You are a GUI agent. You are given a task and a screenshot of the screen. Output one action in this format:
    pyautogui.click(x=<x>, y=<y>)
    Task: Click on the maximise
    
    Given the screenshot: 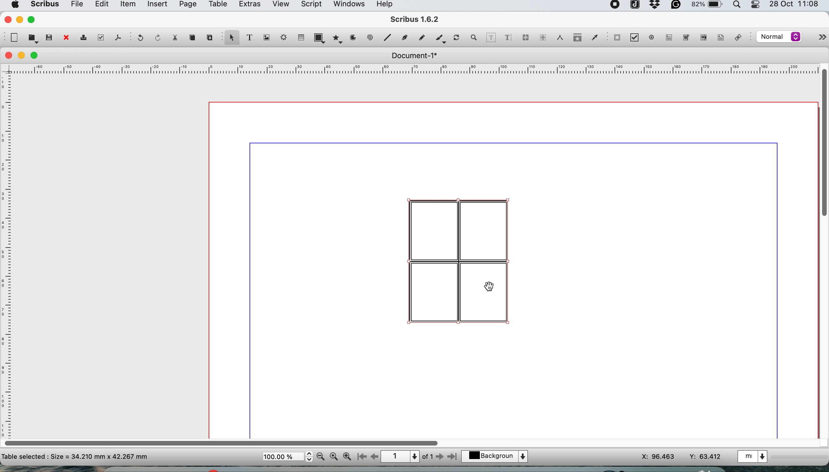 What is the action you would take?
    pyautogui.click(x=37, y=56)
    